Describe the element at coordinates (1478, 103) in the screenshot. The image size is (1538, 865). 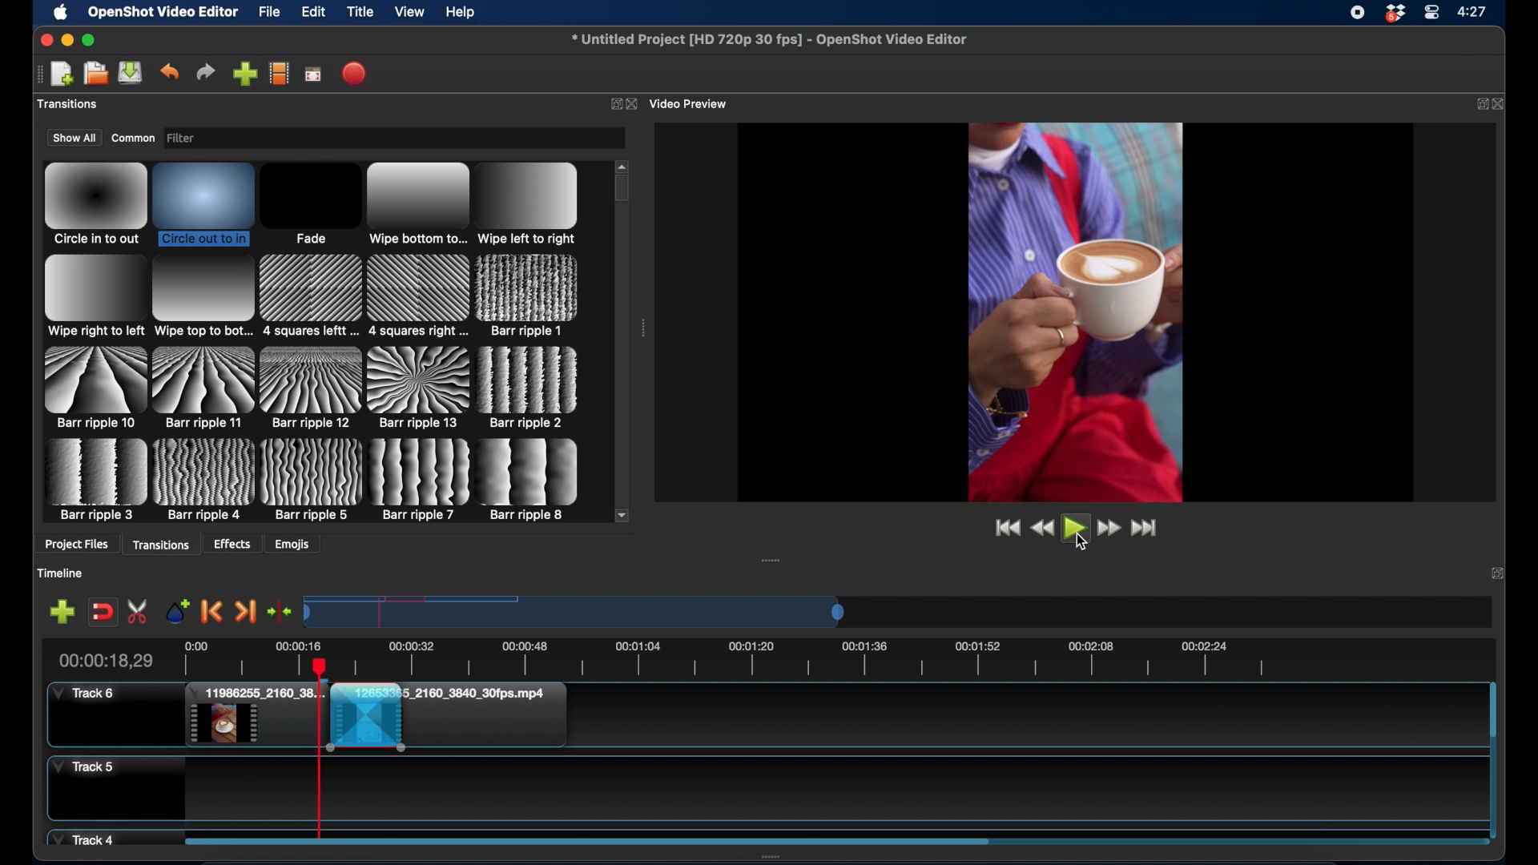
I see `expand` at that location.